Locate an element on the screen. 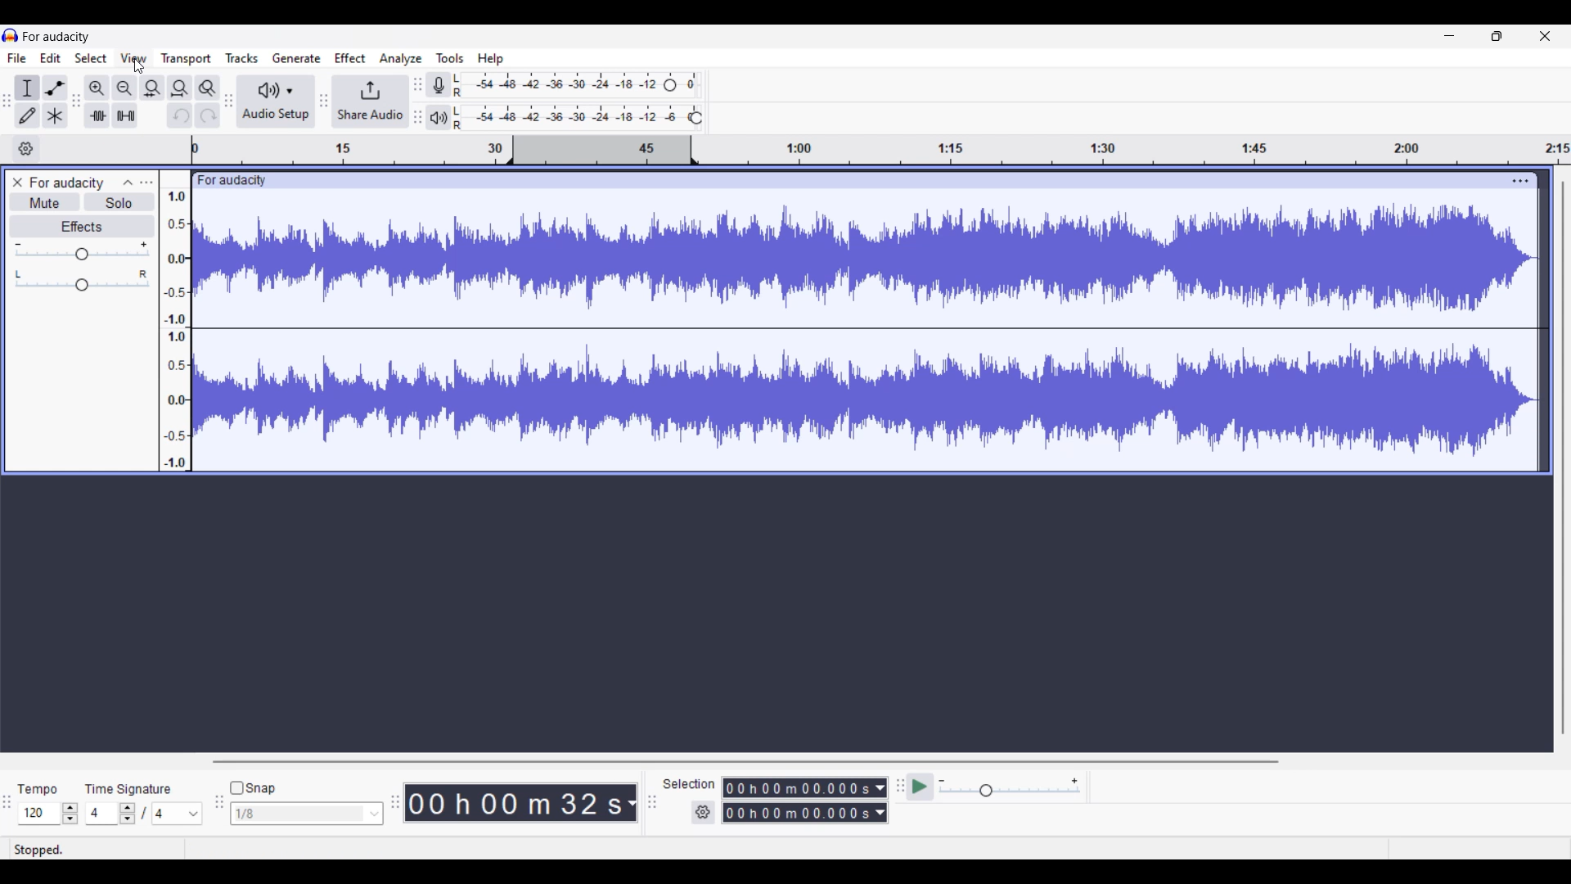 The height and width of the screenshot is (884, 1571). Selection duration tracker is located at coordinates (798, 813).